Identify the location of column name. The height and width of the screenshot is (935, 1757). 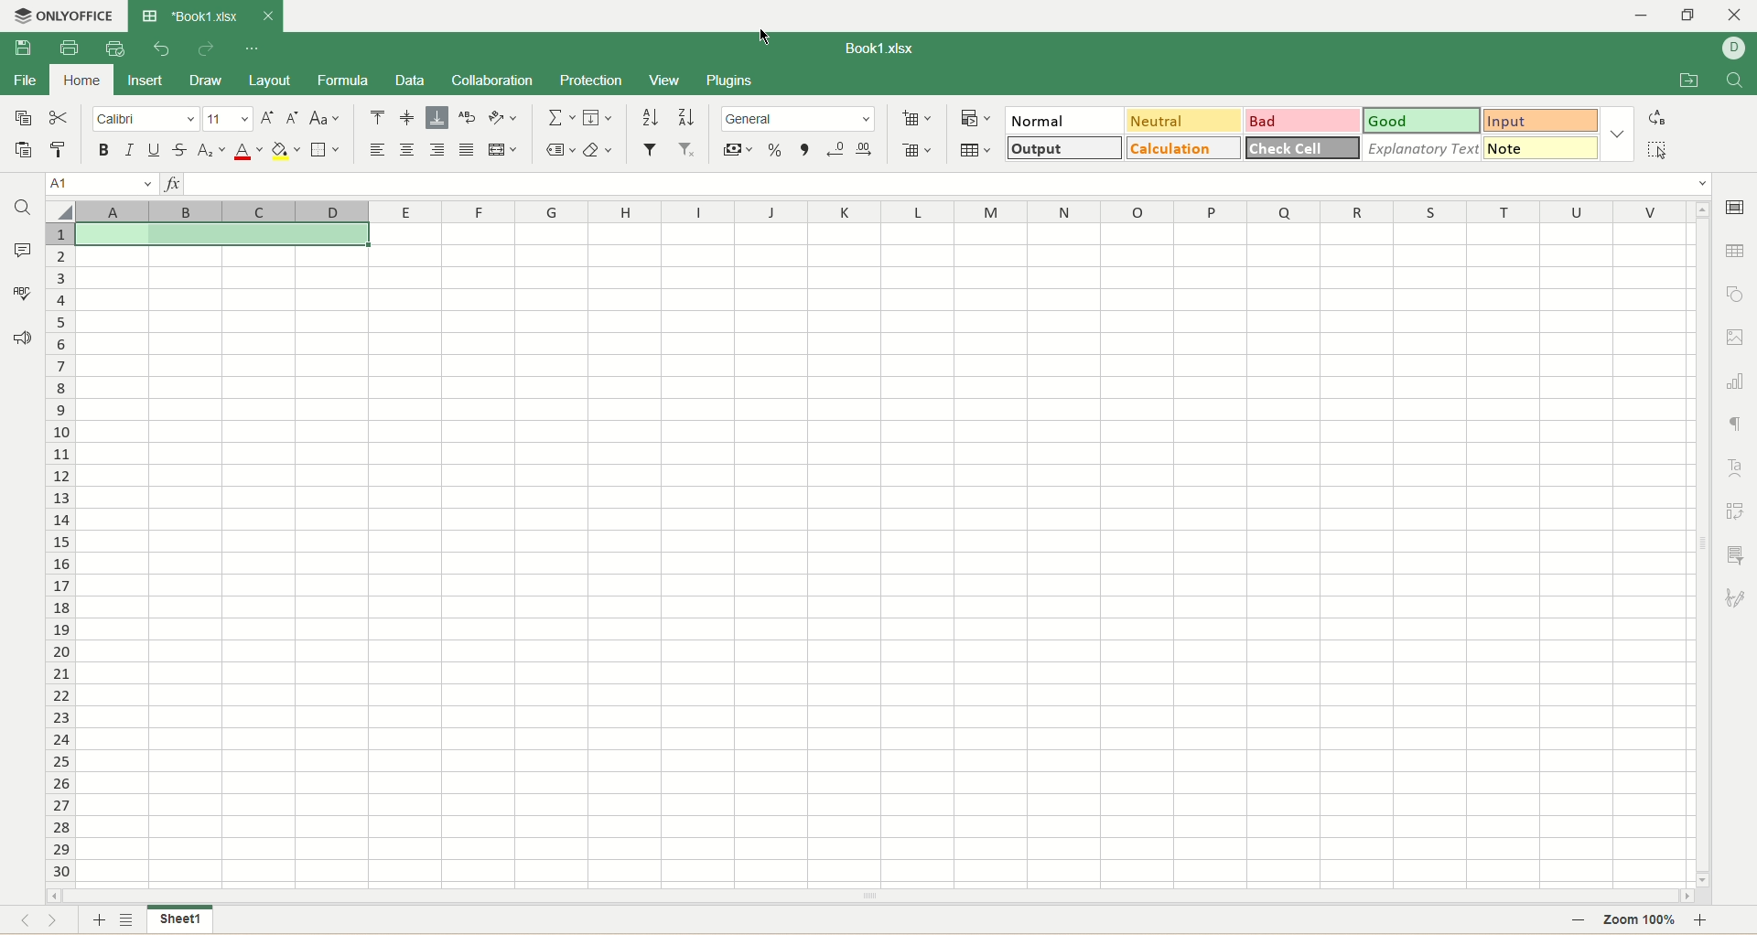
(878, 209).